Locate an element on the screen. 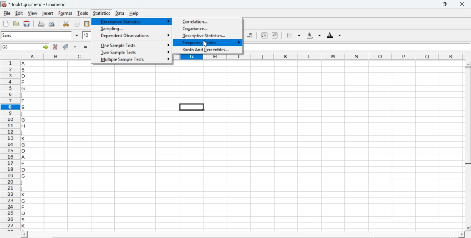 The image size is (471, 238). minimize is located at coordinates (428, 4).